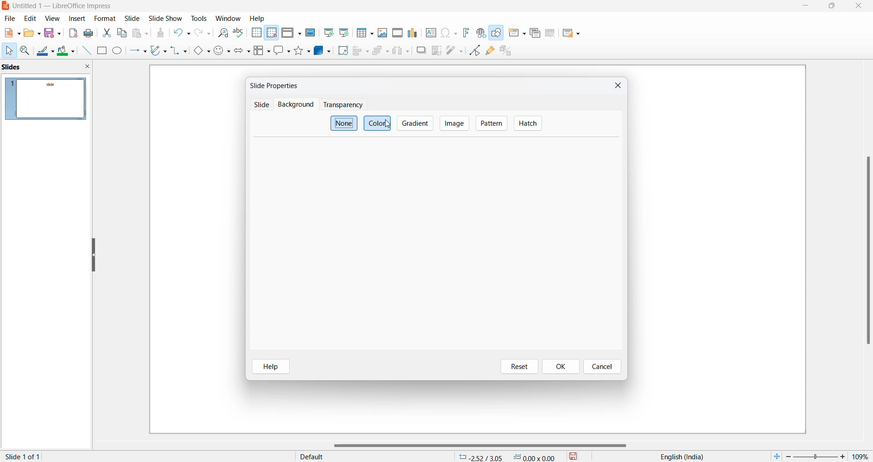 This screenshot has width=873, height=462. Describe the element at coordinates (517, 367) in the screenshot. I see `reset` at that location.